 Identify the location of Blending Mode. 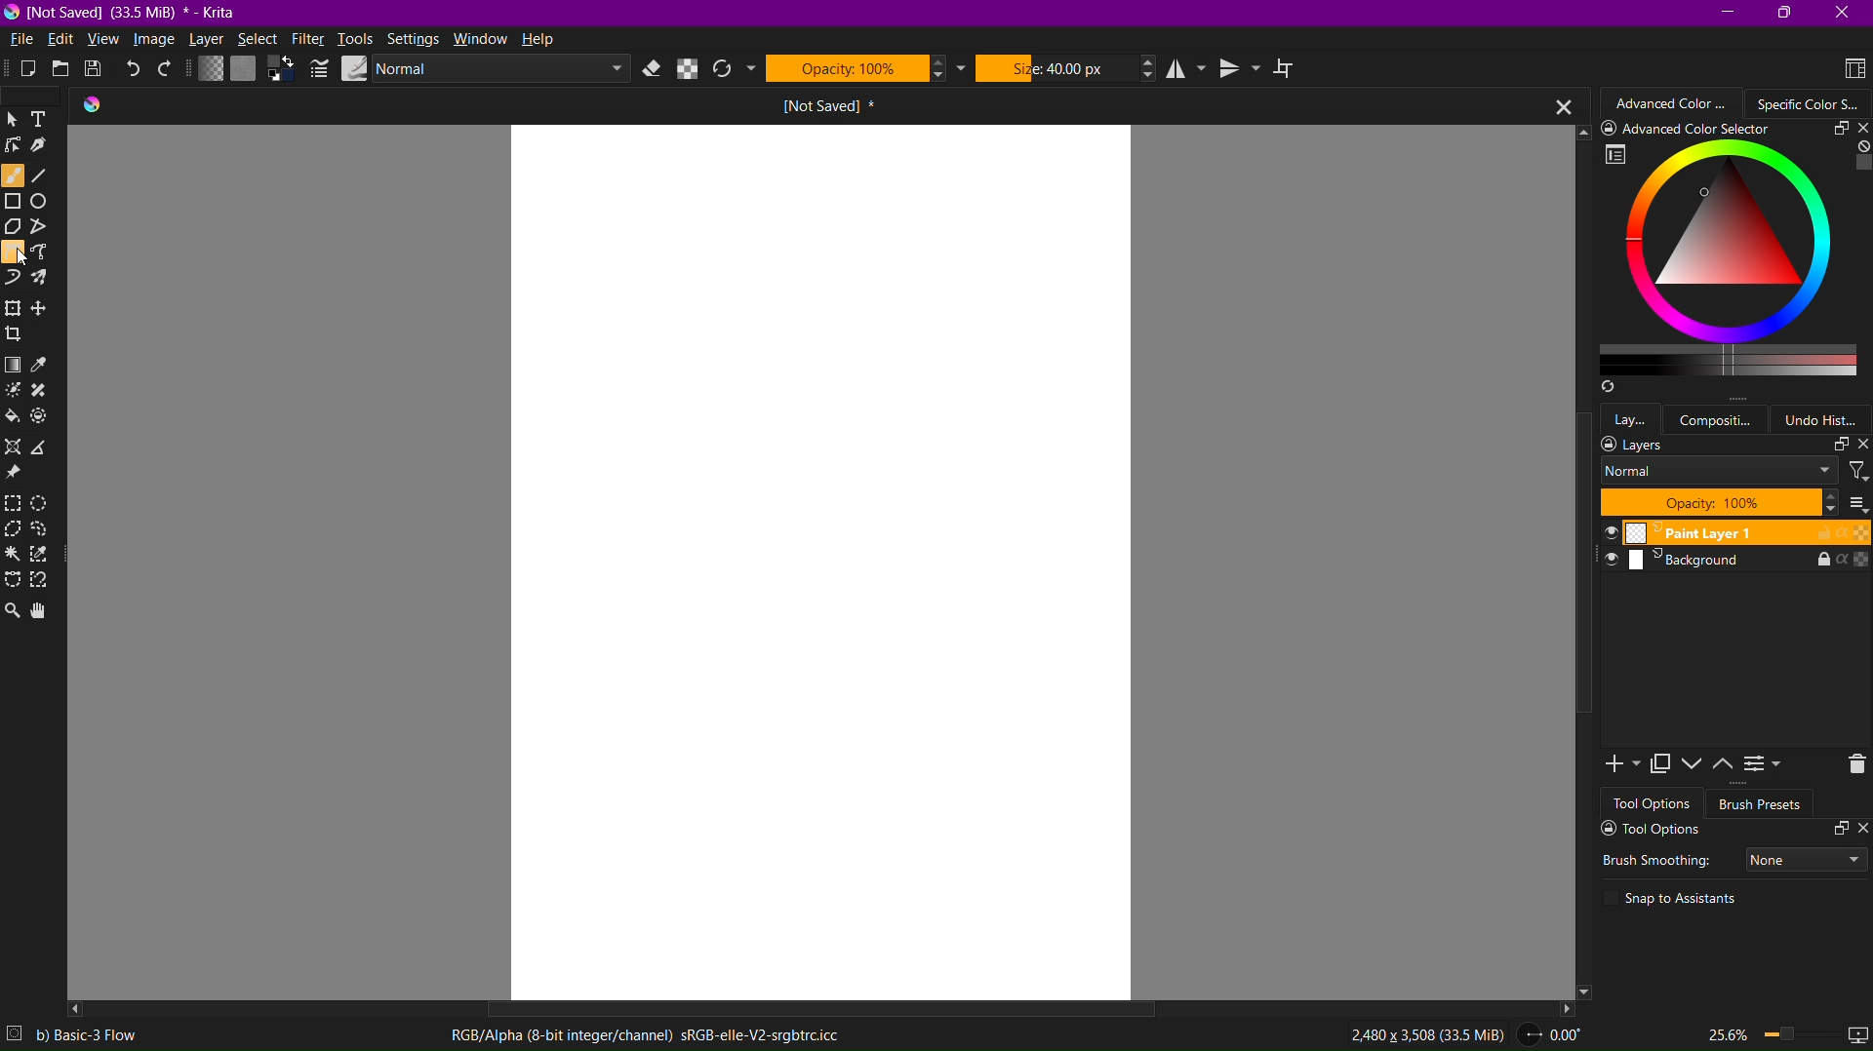
(481, 69).